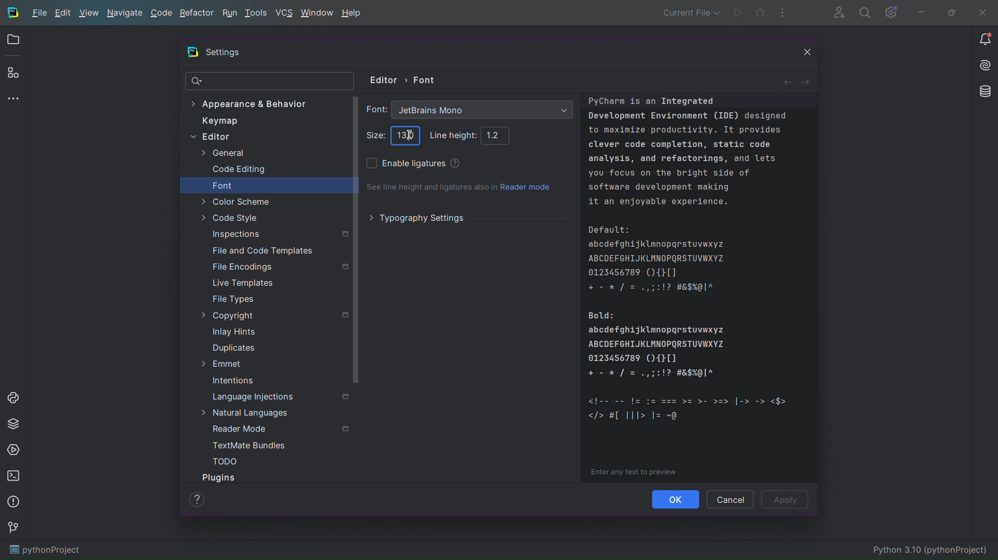 The image size is (998, 560). What do you see at coordinates (891, 13) in the screenshot?
I see `Settings` at bounding box center [891, 13].